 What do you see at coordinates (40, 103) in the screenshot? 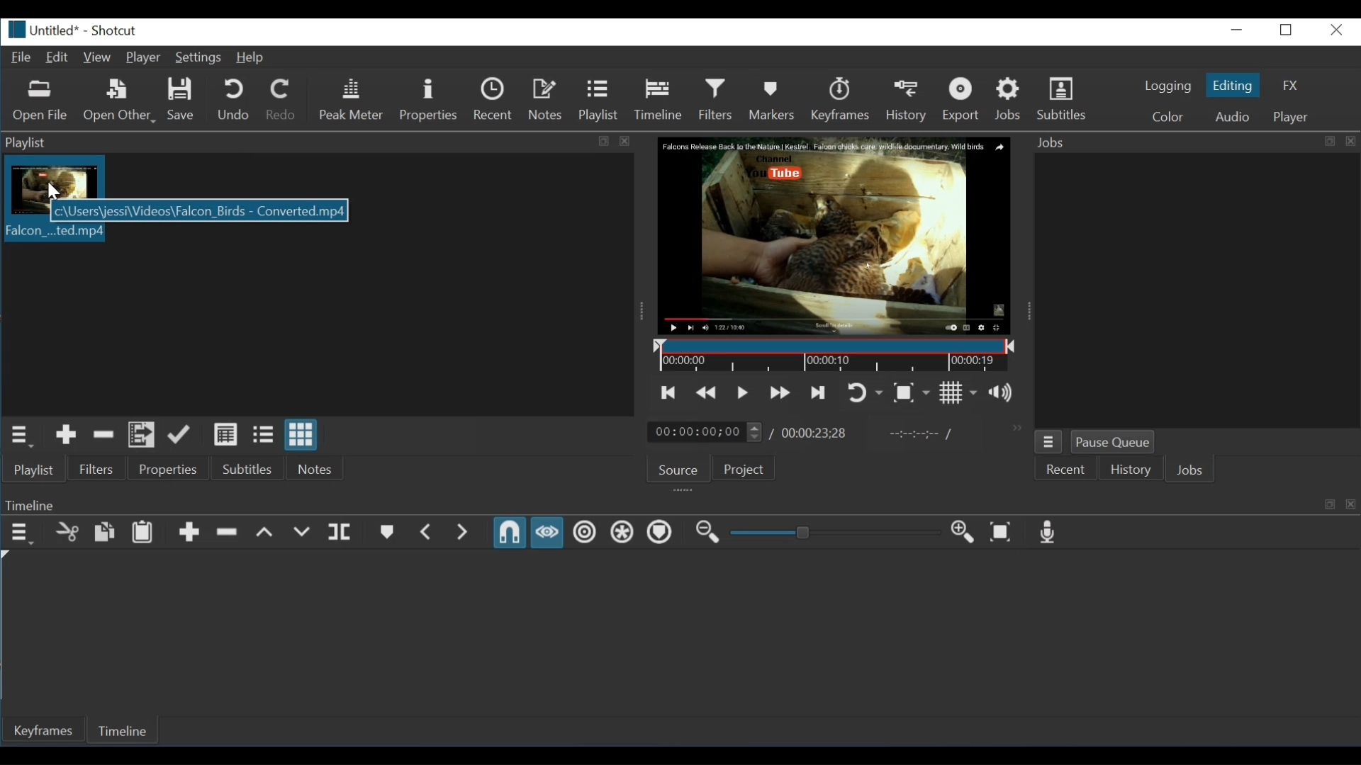
I see `Open File` at bounding box center [40, 103].